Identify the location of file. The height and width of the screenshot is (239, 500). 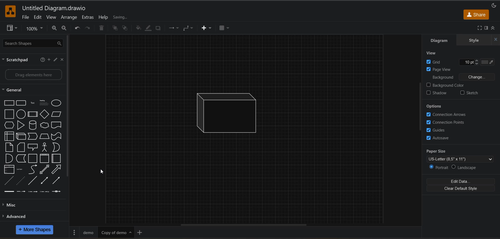
(27, 17).